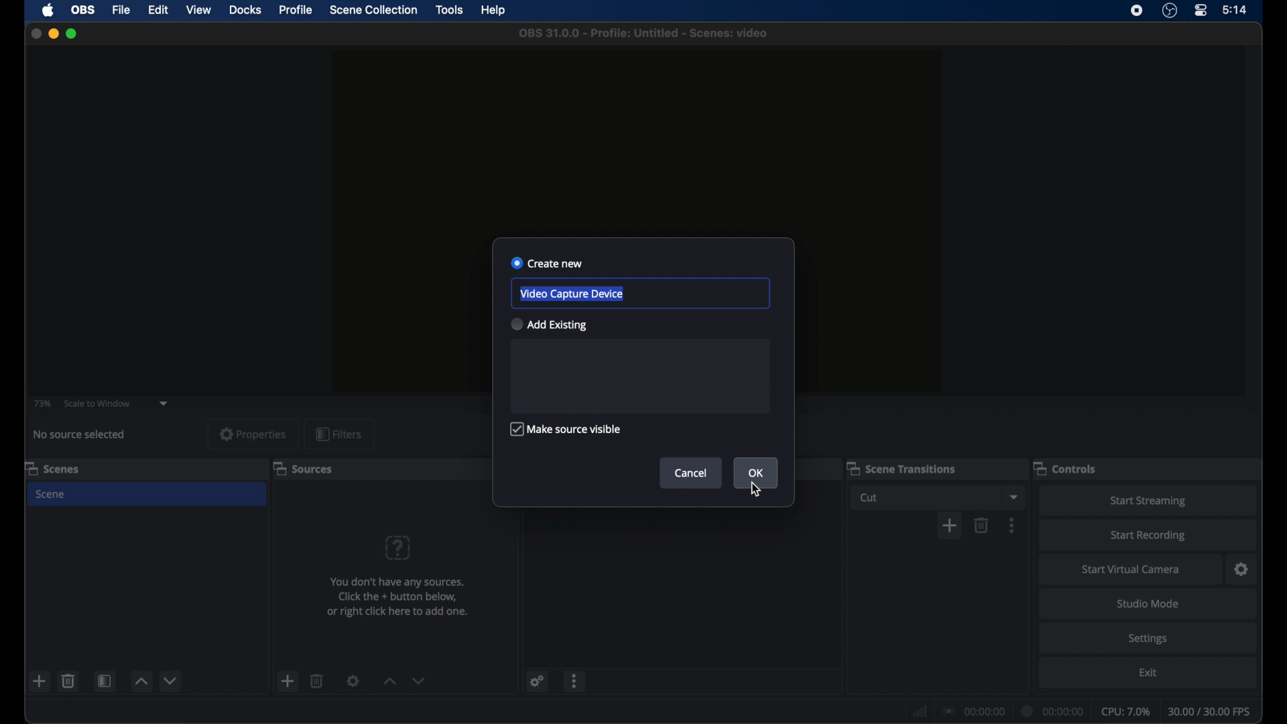 This screenshot has height=724, width=1287. Describe the element at coordinates (950, 526) in the screenshot. I see `add` at that location.